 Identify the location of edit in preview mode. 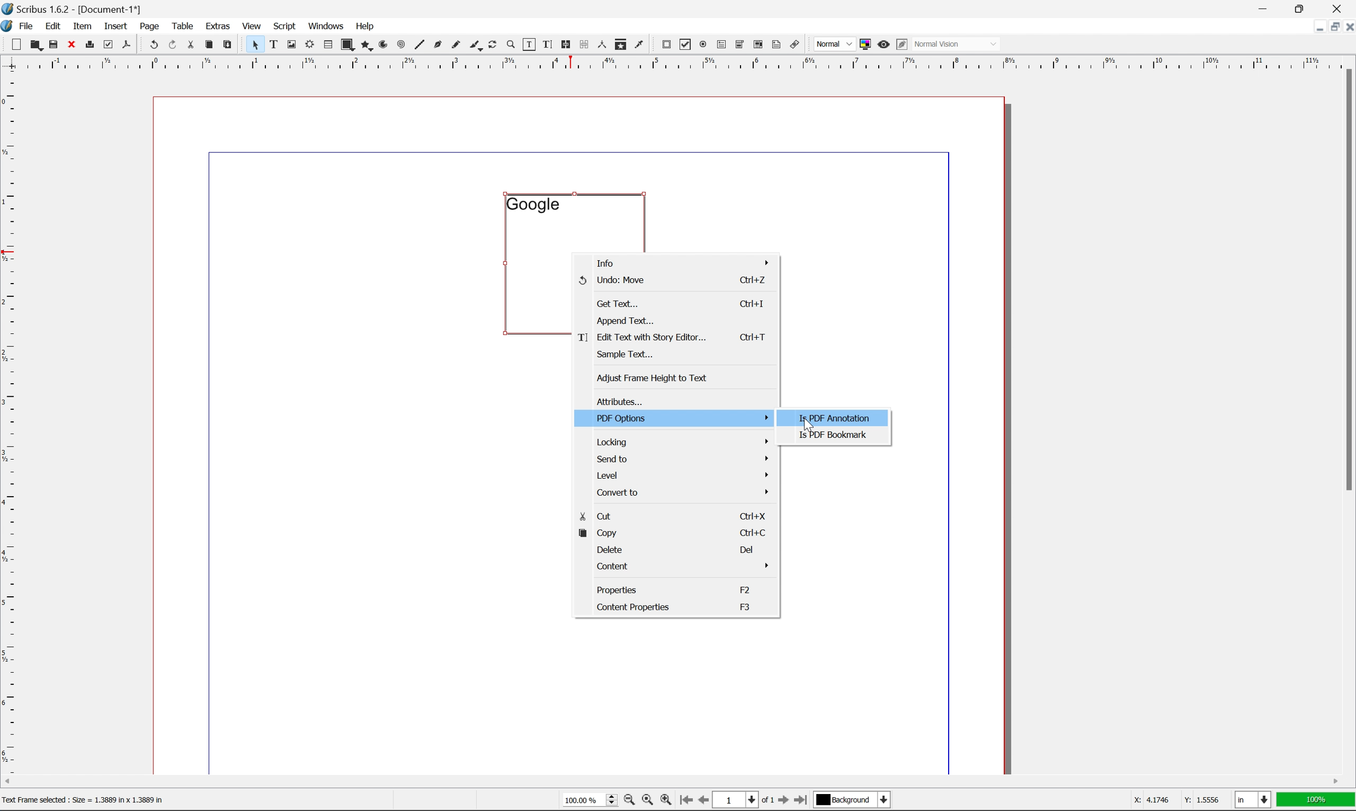
(902, 45).